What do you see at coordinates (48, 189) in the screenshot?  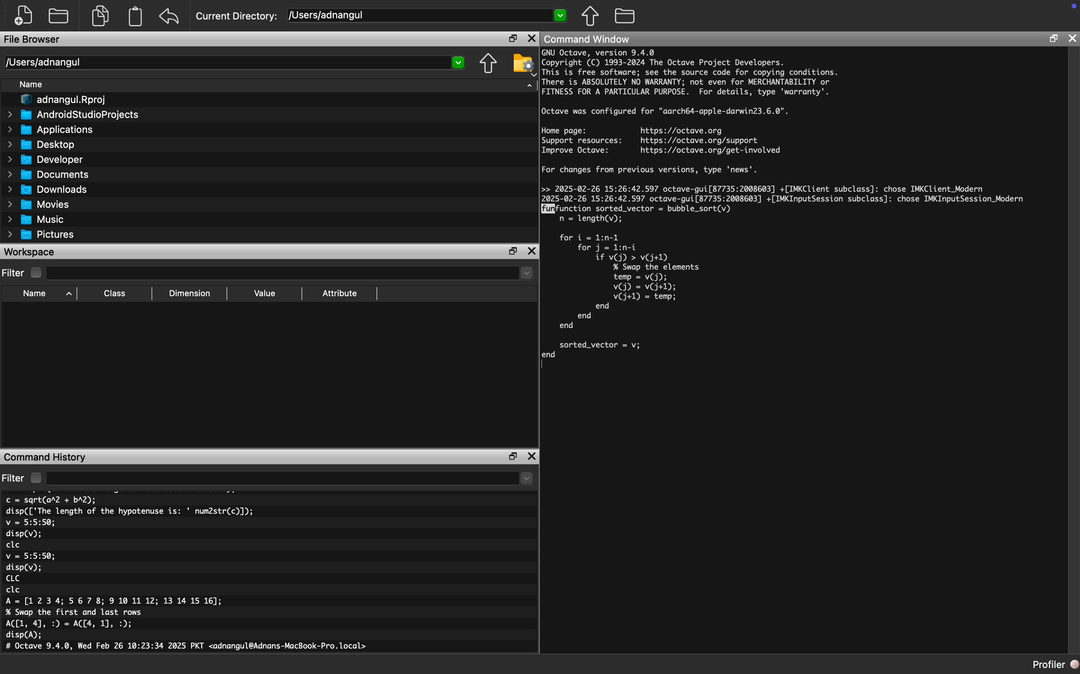 I see `Downloads` at bounding box center [48, 189].